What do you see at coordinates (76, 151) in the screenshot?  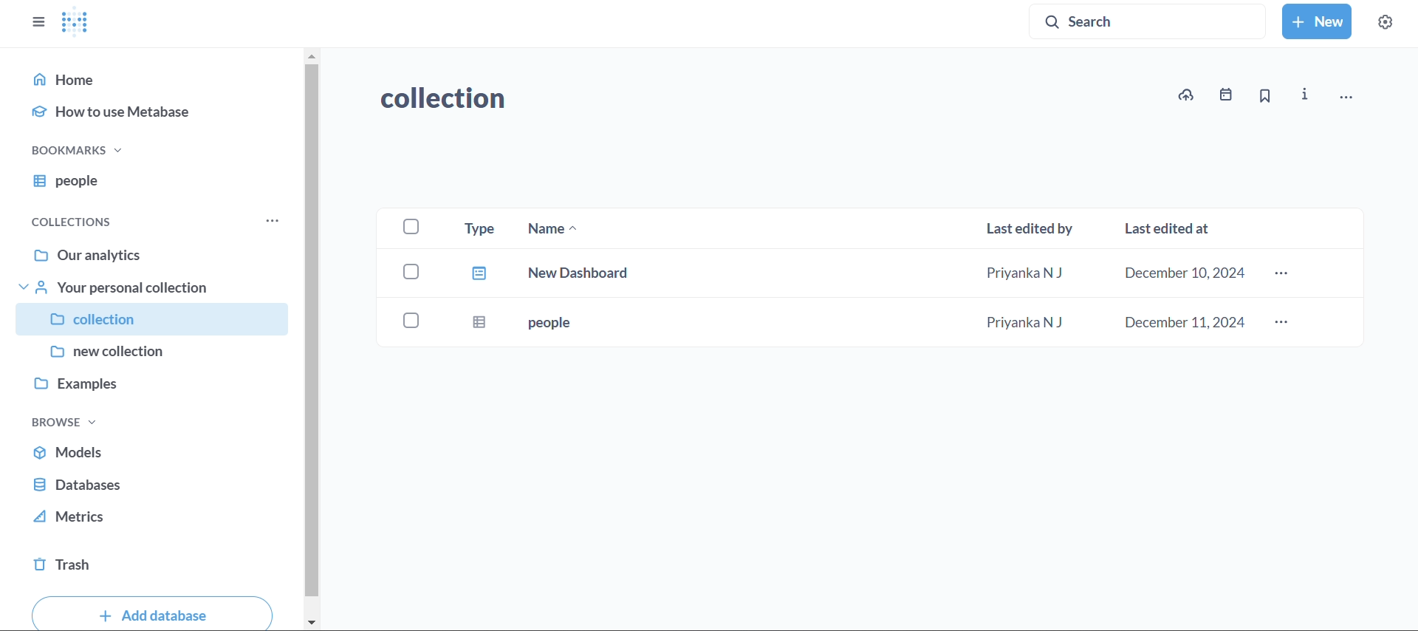 I see `bookmarks` at bounding box center [76, 151].